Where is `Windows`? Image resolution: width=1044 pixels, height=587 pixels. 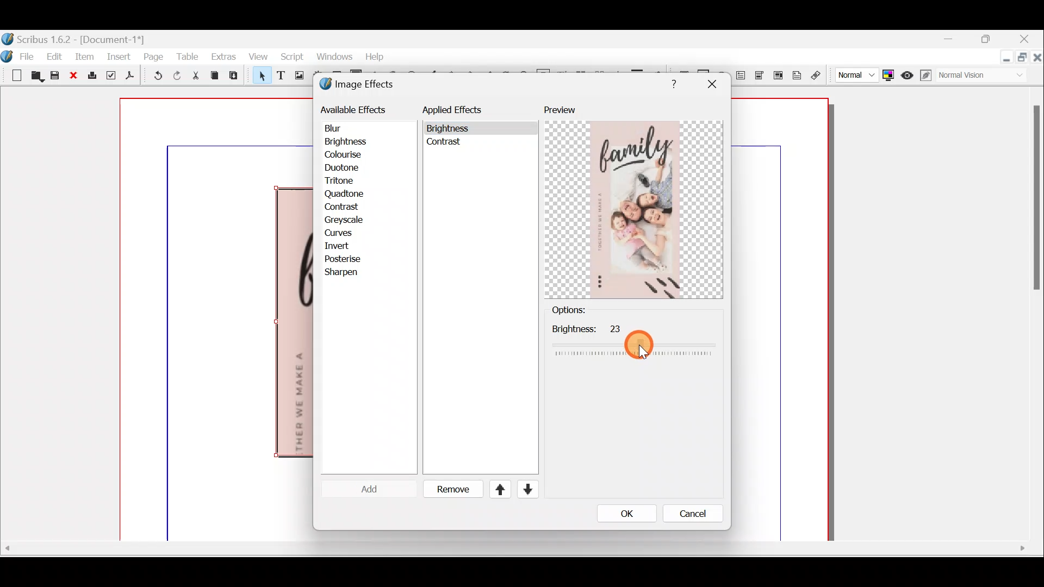 Windows is located at coordinates (331, 57).